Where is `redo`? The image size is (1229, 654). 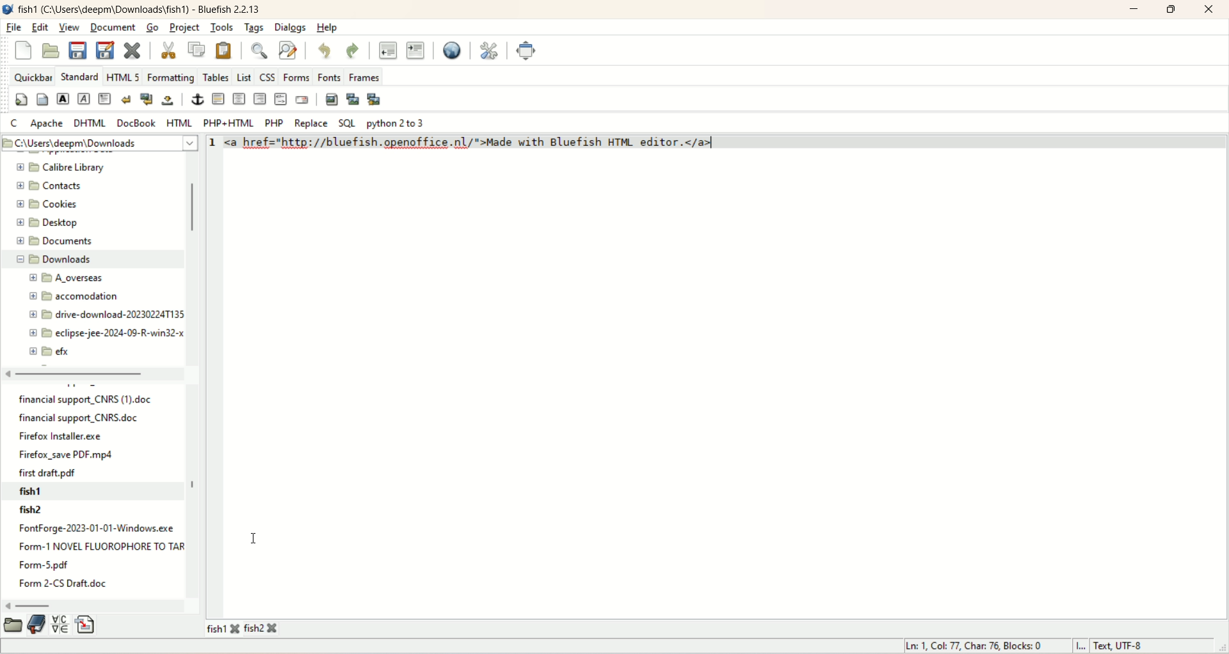
redo is located at coordinates (353, 50).